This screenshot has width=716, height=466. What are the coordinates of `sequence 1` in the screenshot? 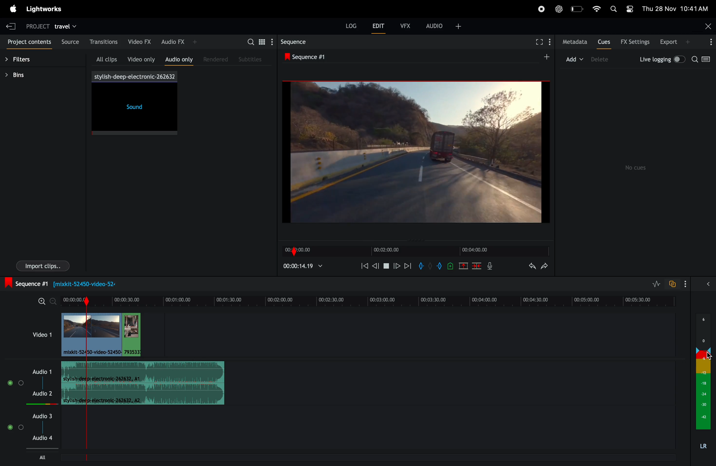 It's located at (360, 57).